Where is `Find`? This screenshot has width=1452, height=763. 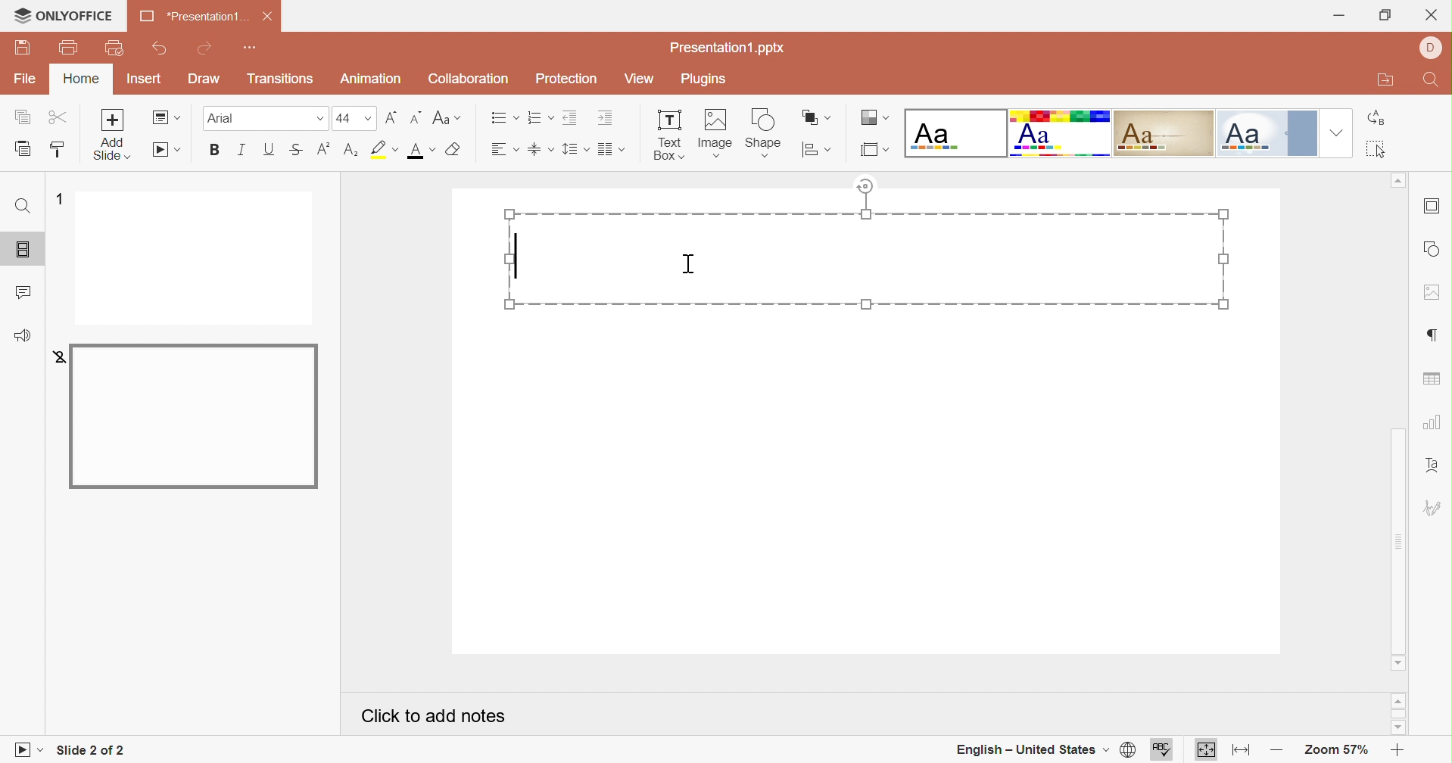
Find is located at coordinates (1435, 82).